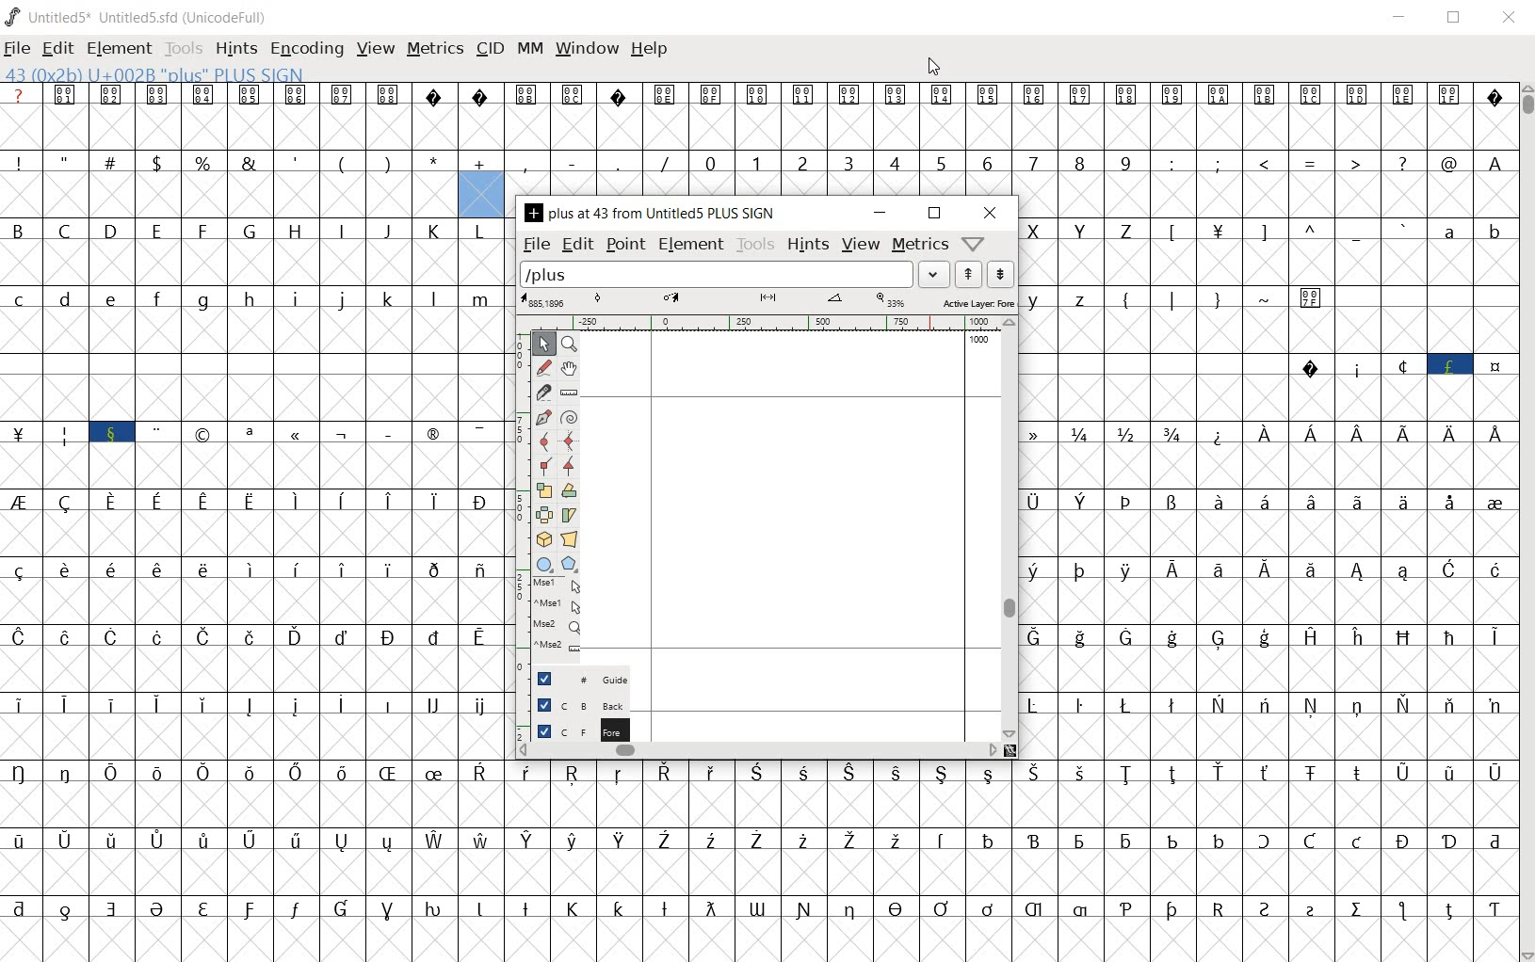 This screenshot has width=1535, height=962. I want to click on Add a corner point, so click(567, 465).